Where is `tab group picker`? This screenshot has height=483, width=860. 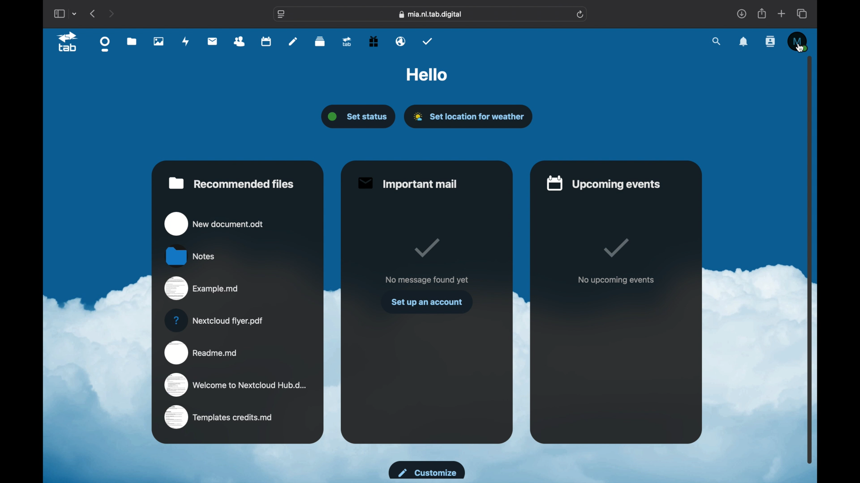 tab group picker is located at coordinates (76, 14).